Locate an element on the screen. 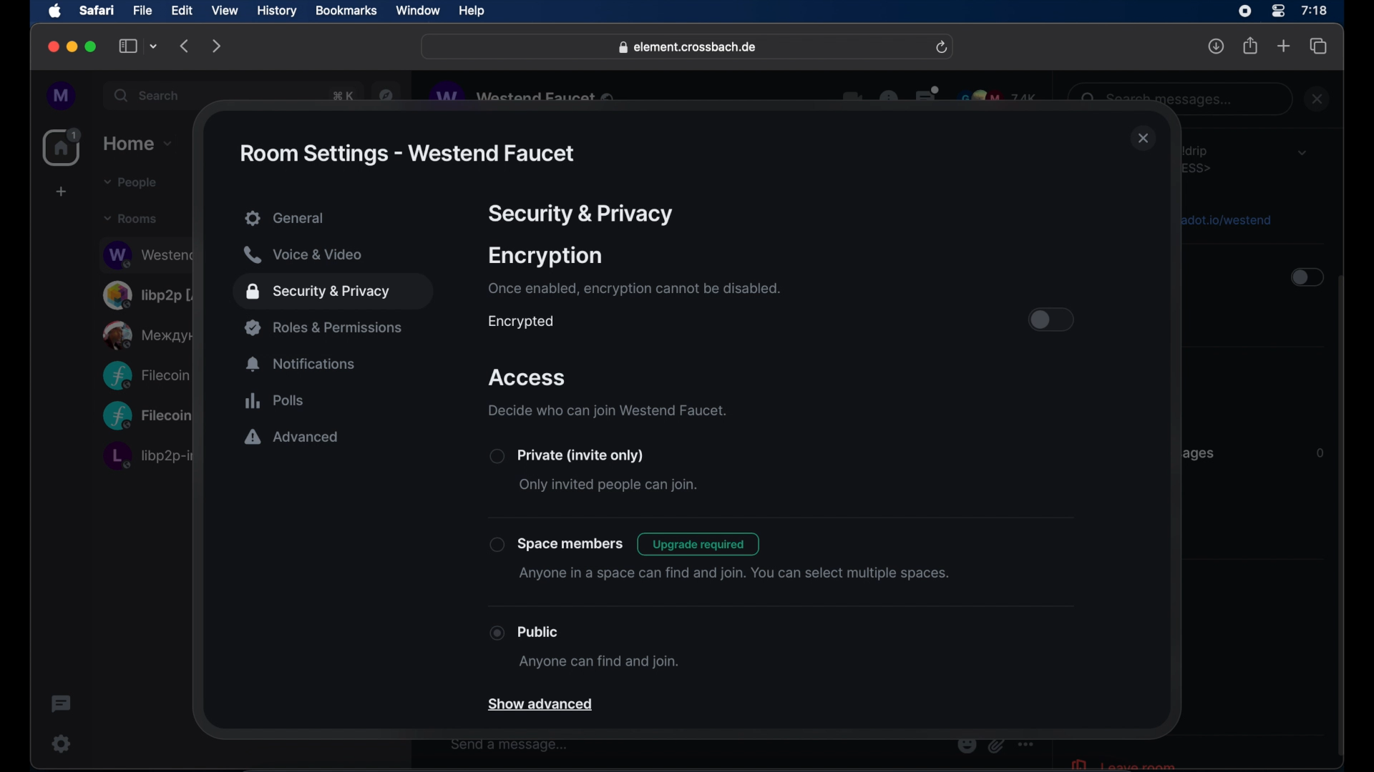 The width and height of the screenshot is (1374, 772). only invited people can join is located at coordinates (608, 486).